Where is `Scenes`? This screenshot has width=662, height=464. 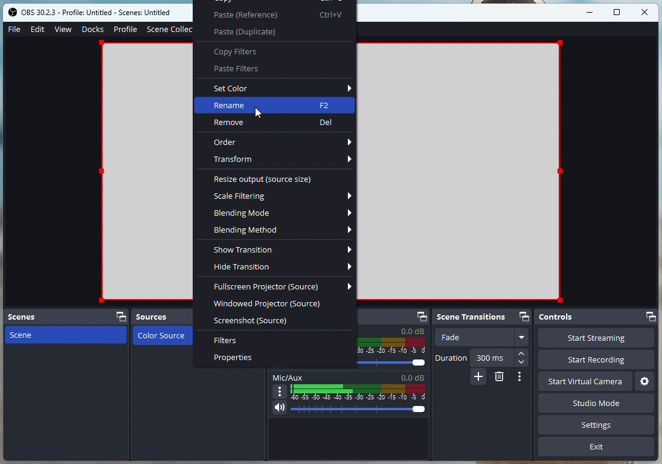
Scenes is located at coordinates (66, 317).